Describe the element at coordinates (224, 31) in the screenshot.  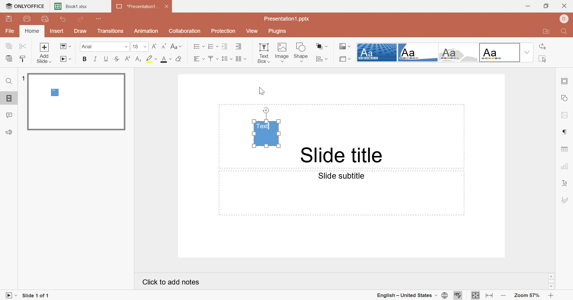
I see `Protection` at that location.